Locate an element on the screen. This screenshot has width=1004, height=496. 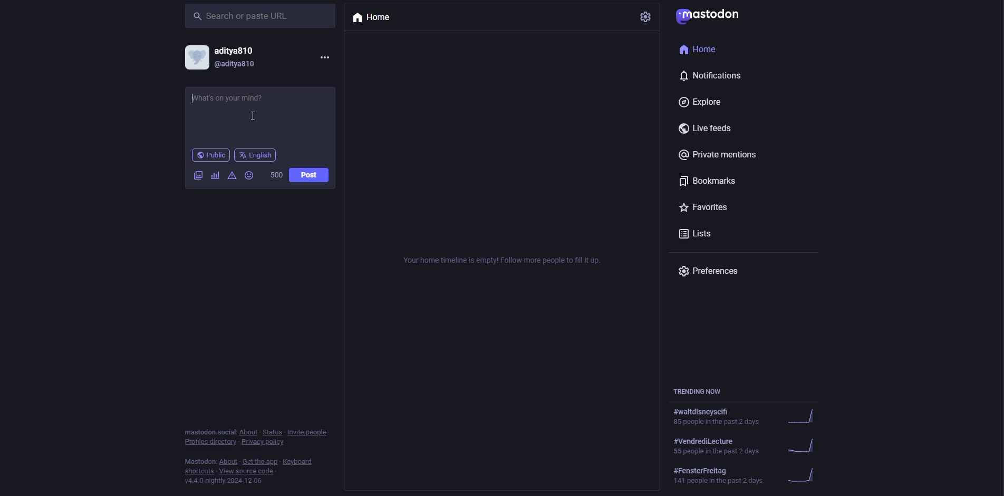
mastodon is located at coordinates (711, 17).